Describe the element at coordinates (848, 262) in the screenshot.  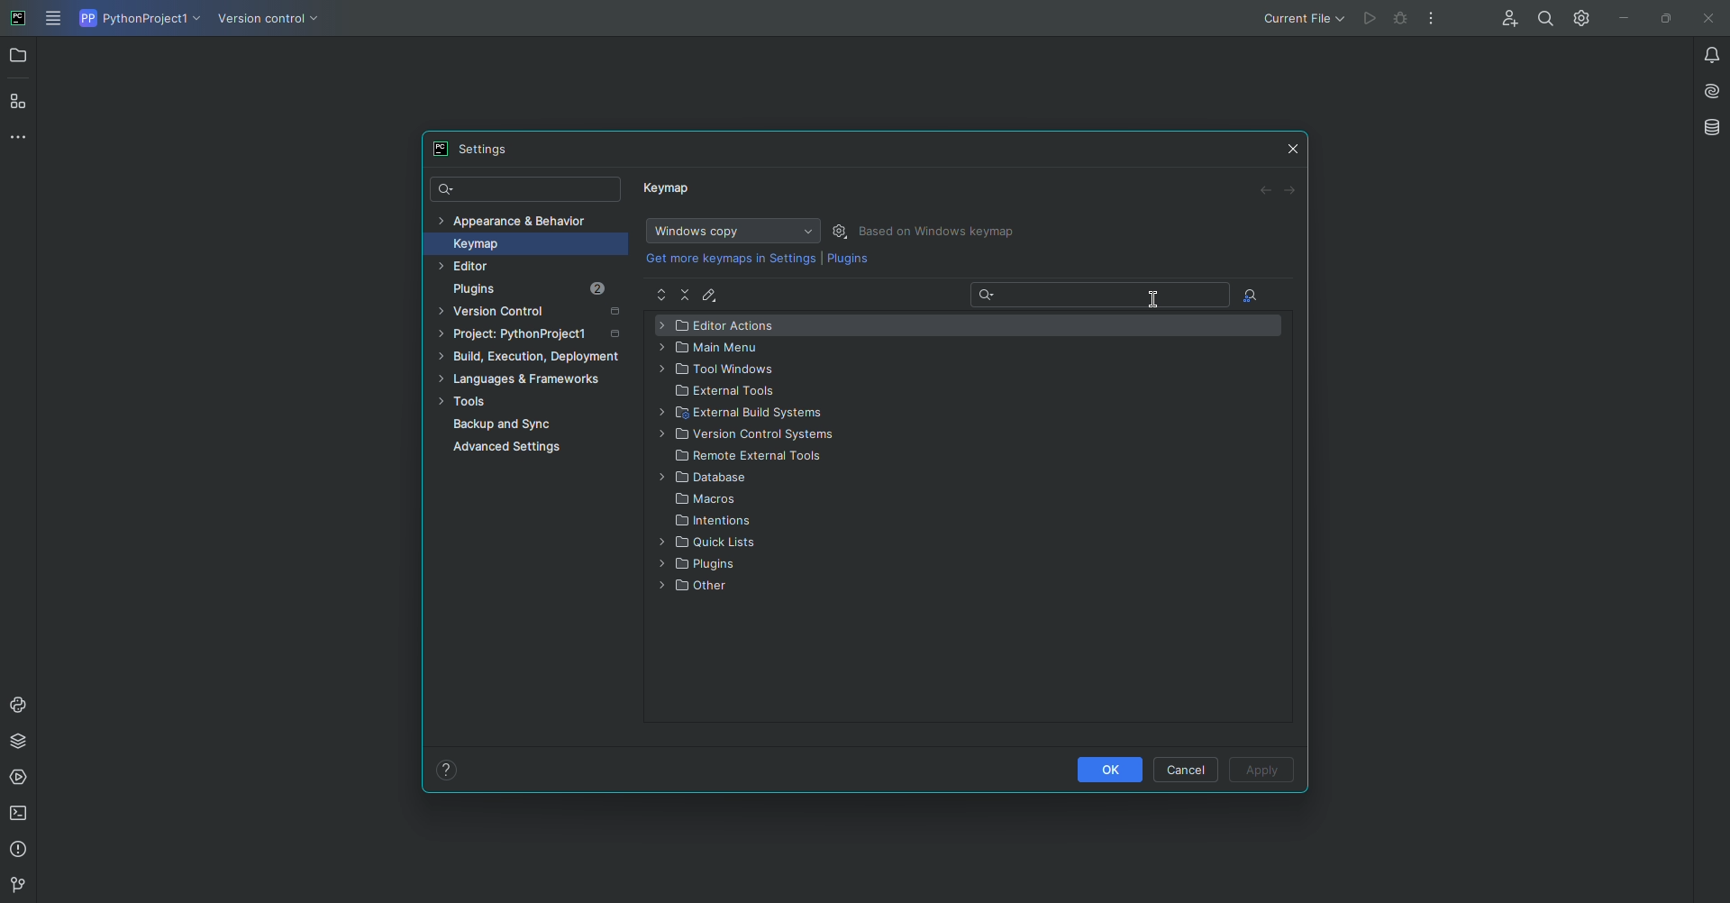
I see `Plugins` at that location.